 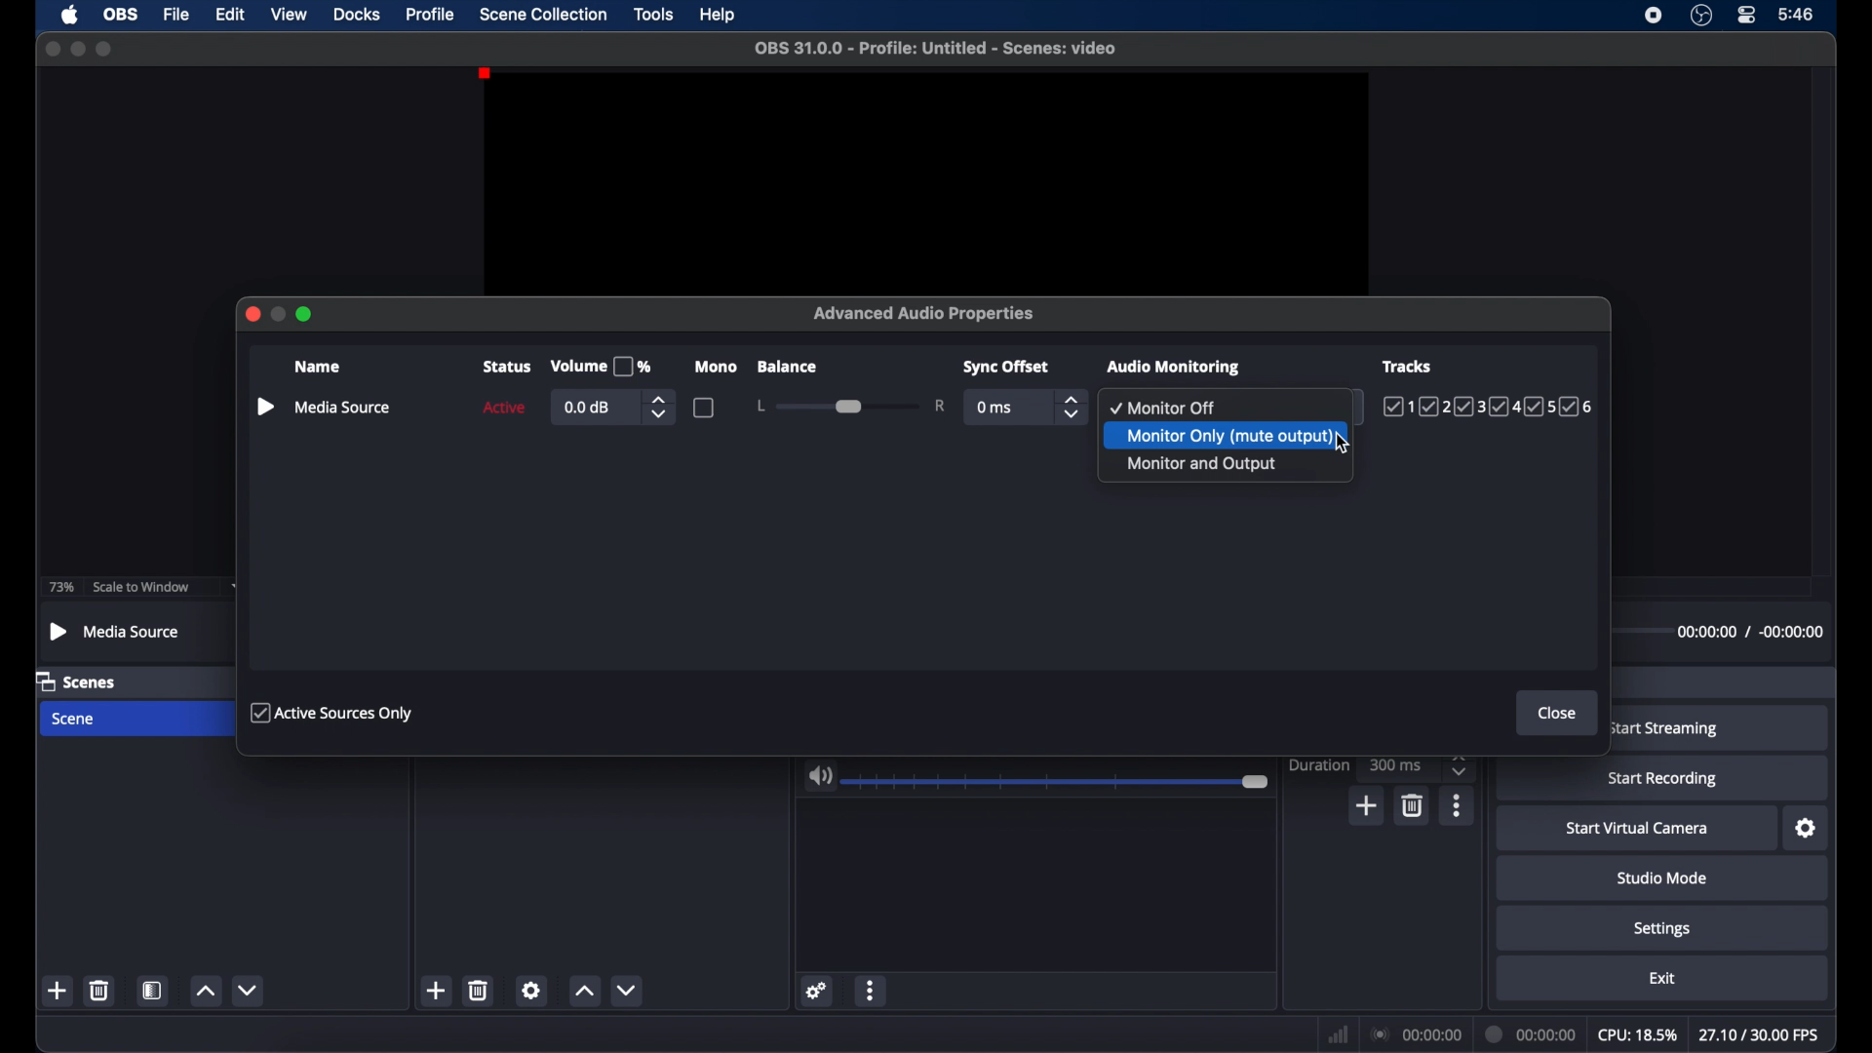 What do you see at coordinates (1637, 1035) in the screenshot?
I see `cpu` at bounding box center [1637, 1035].